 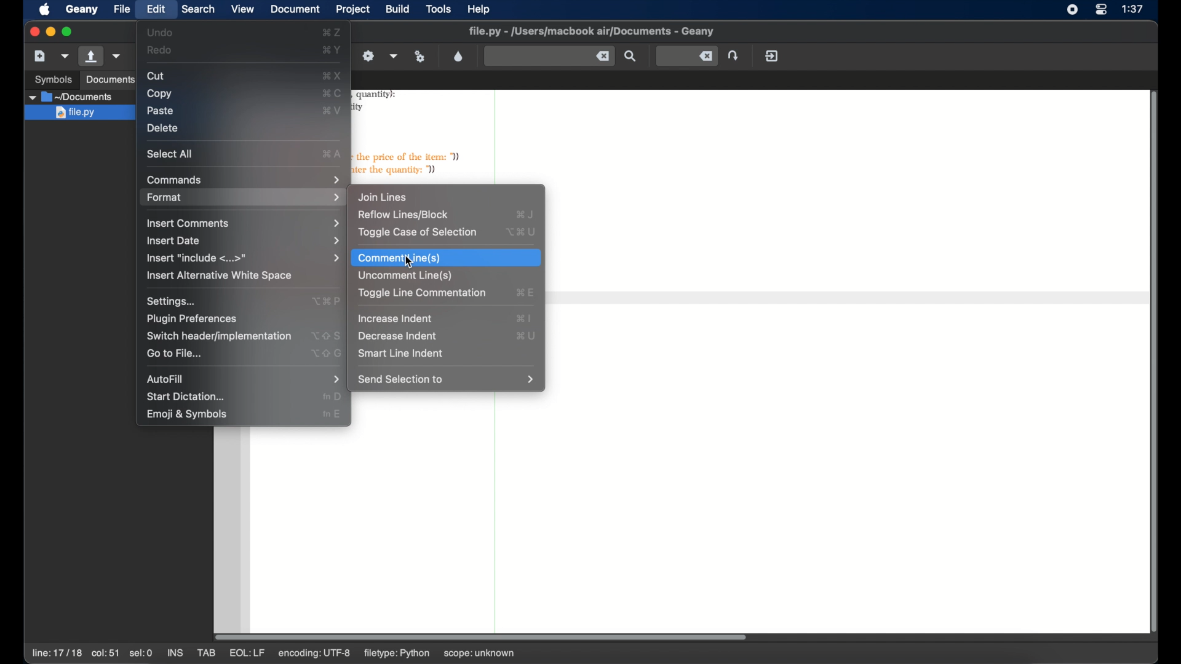 What do you see at coordinates (398, 8) in the screenshot?
I see `build` at bounding box center [398, 8].